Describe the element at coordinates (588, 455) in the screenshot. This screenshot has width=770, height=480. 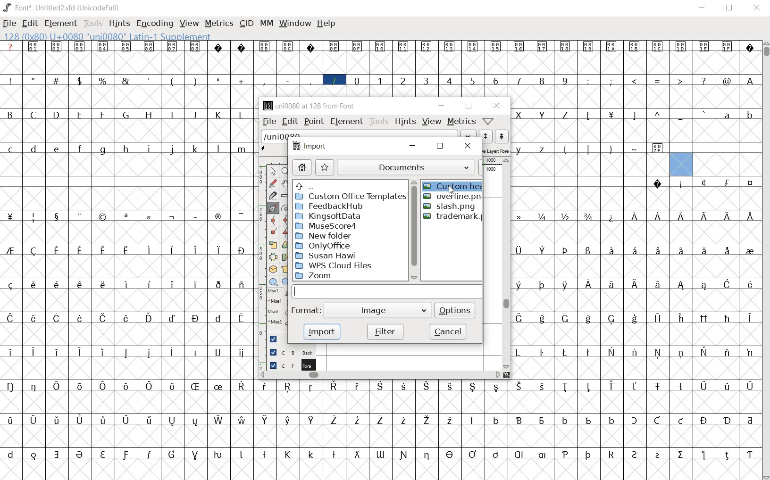
I see `glyph` at that location.